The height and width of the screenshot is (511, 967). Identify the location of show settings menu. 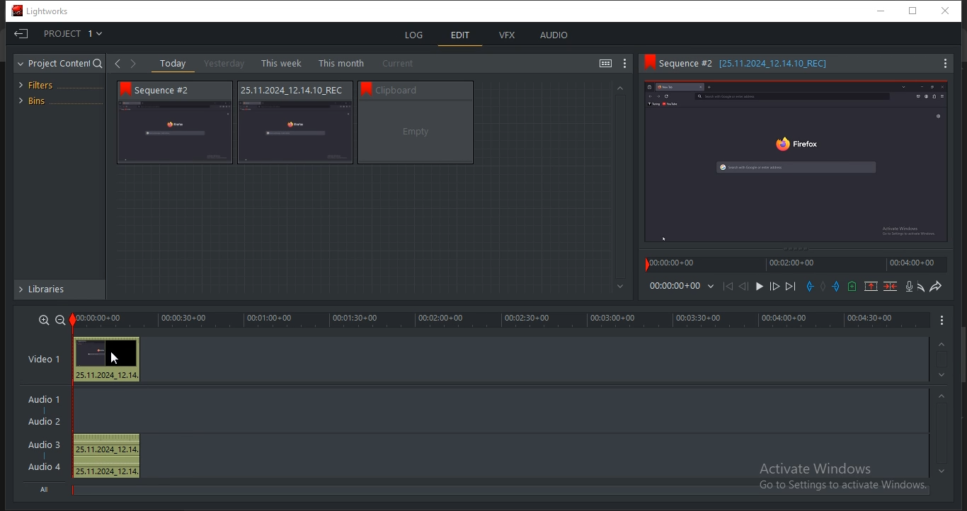
(625, 64).